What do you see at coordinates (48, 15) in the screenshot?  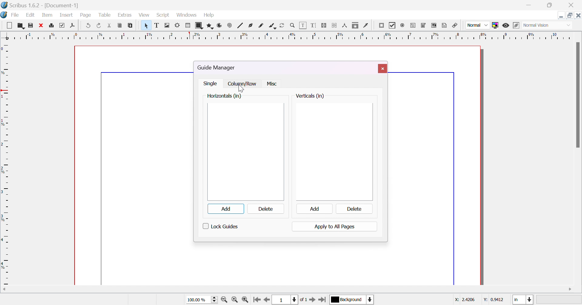 I see `item` at bounding box center [48, 15].